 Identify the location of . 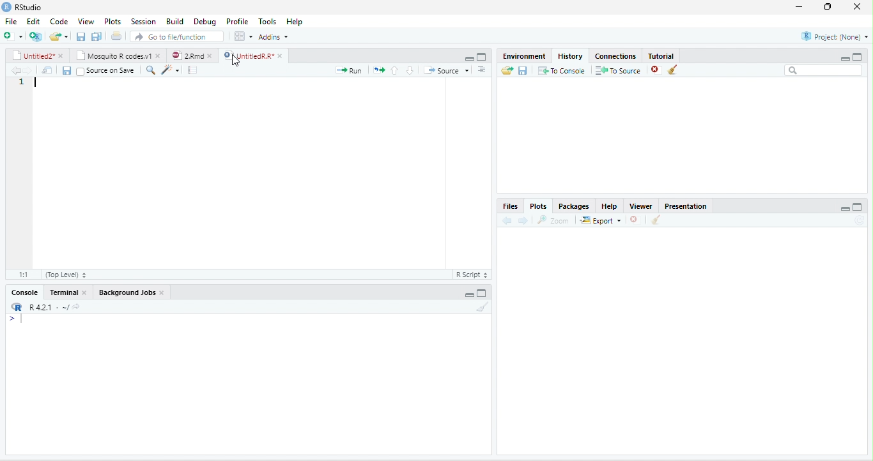
(412, 69).